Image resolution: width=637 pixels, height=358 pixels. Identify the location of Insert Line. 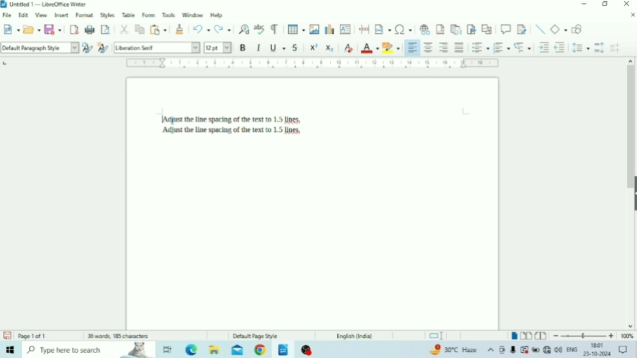
(540, 29).